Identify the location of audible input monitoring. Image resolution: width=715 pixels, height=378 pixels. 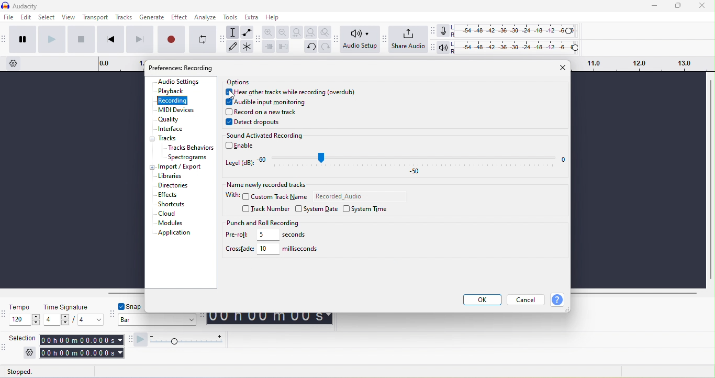
(268, 102).